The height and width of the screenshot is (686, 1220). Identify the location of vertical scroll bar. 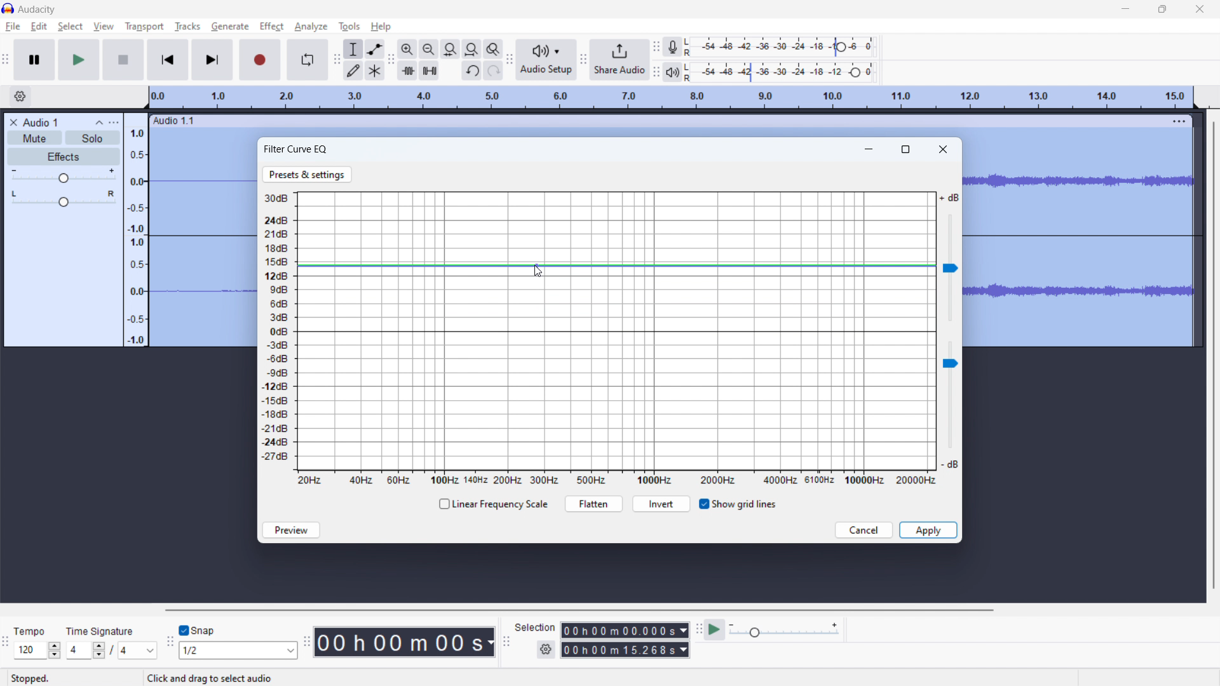
(1212, 356).